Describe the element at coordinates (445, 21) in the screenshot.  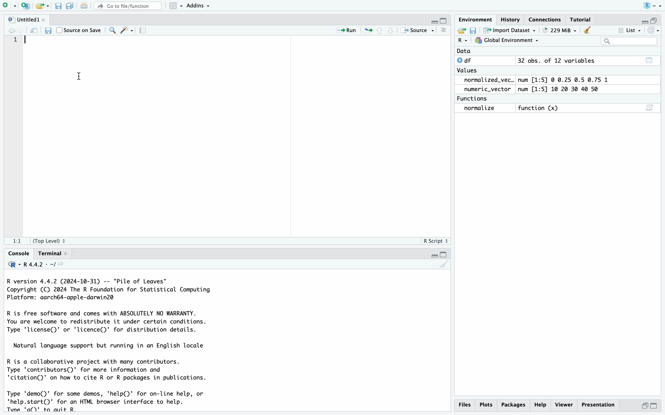
I see `maximize` at that location.